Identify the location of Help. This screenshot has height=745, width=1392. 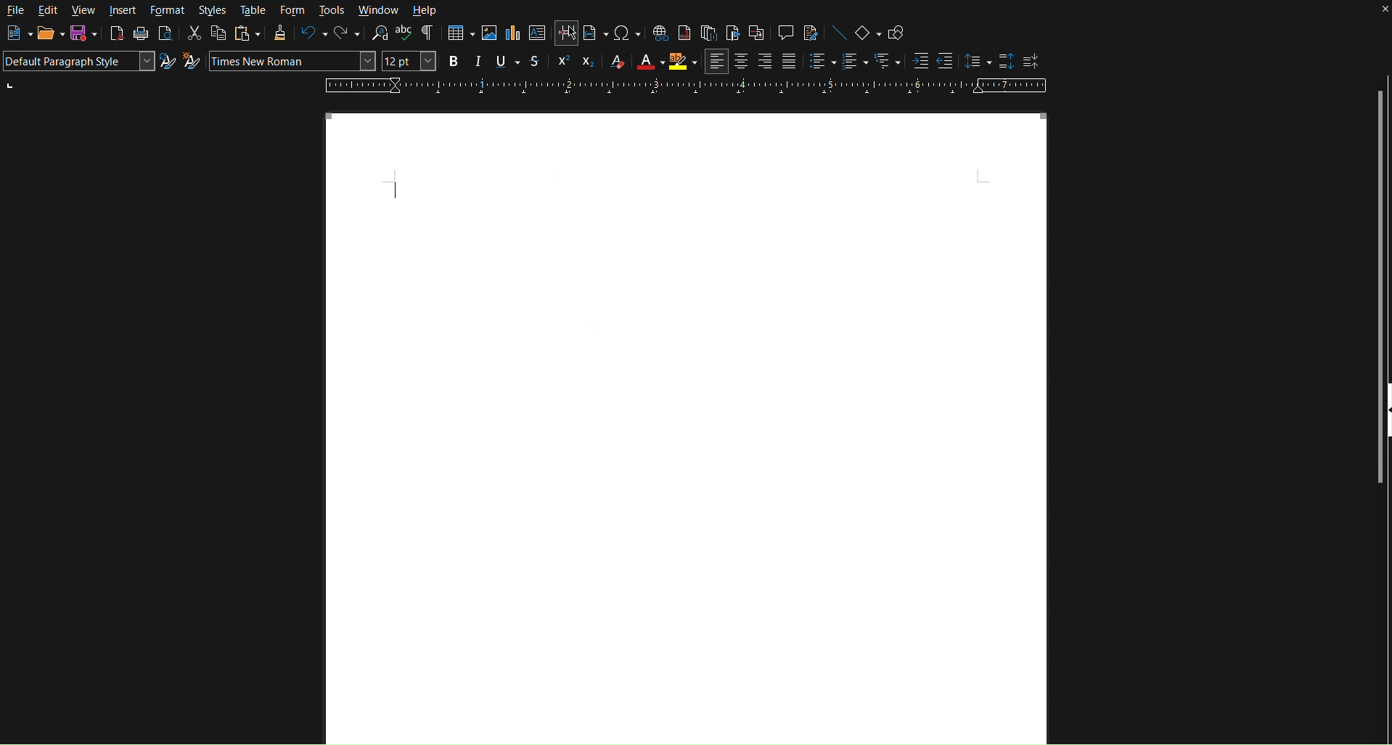
(425, 9).